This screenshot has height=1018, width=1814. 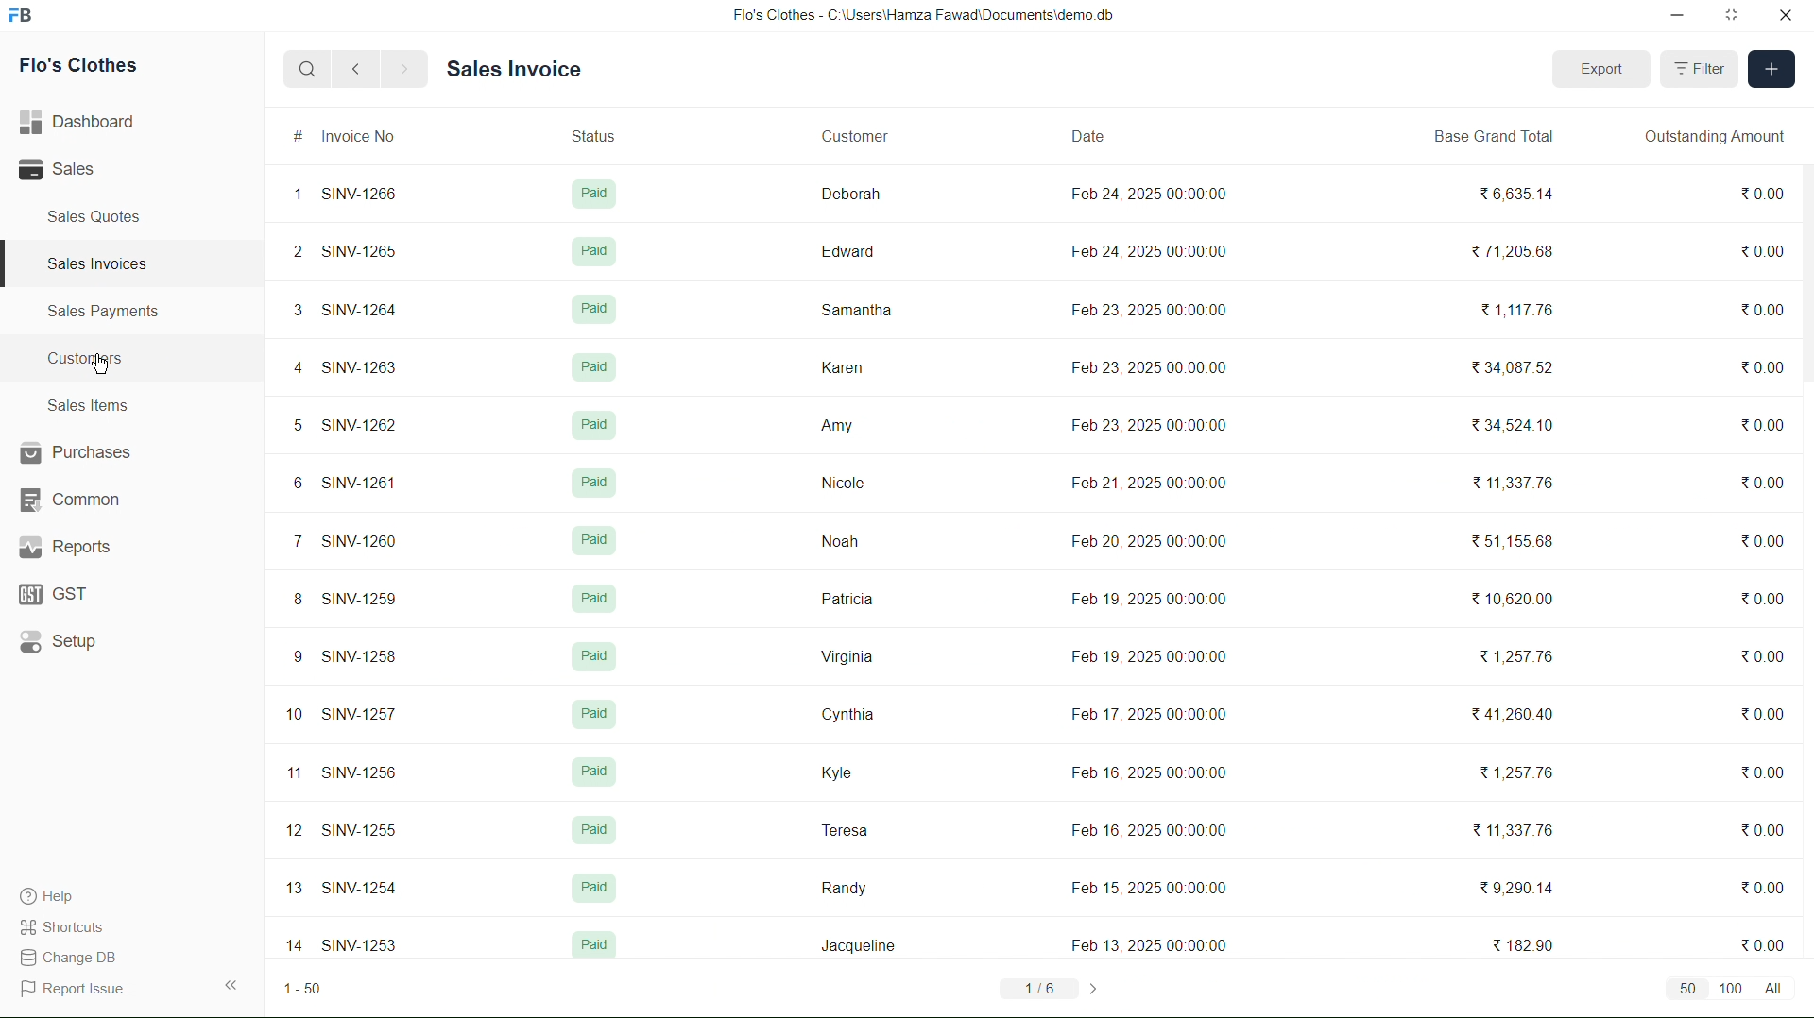 What do you see at coordinates (30, 17) in the screenshot?
I see `Frappebooks logo` at bounding box center [30, 17].